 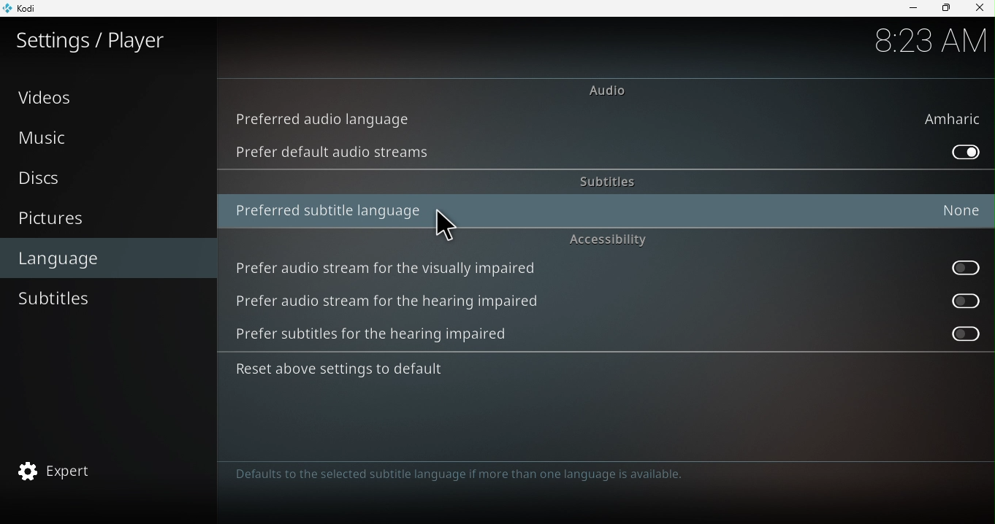 I want to click on Videos, so click(x=108, y=96).